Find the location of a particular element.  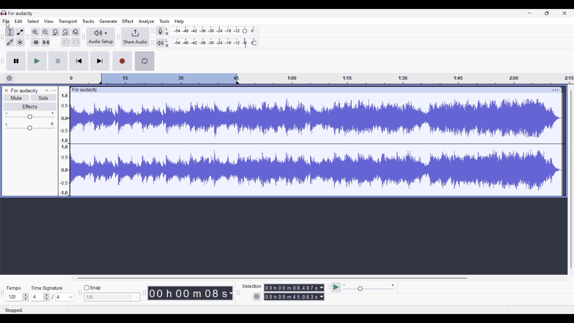

Stop is located at coordinates (58, 61).